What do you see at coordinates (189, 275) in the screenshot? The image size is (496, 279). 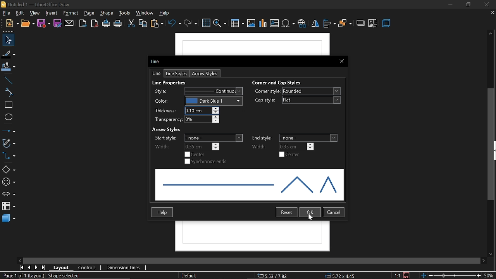 I see `page style` at bounding box center [189, 275].